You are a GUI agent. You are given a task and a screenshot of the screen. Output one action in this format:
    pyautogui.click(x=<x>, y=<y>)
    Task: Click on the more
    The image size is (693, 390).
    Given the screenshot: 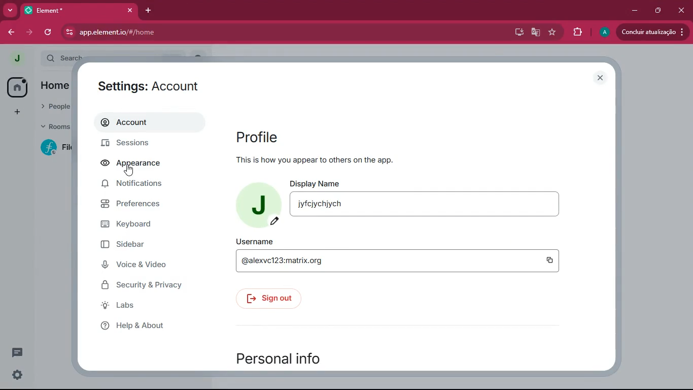 What is the action you would take?
    pyautogui.click(x=10, y=10)
    